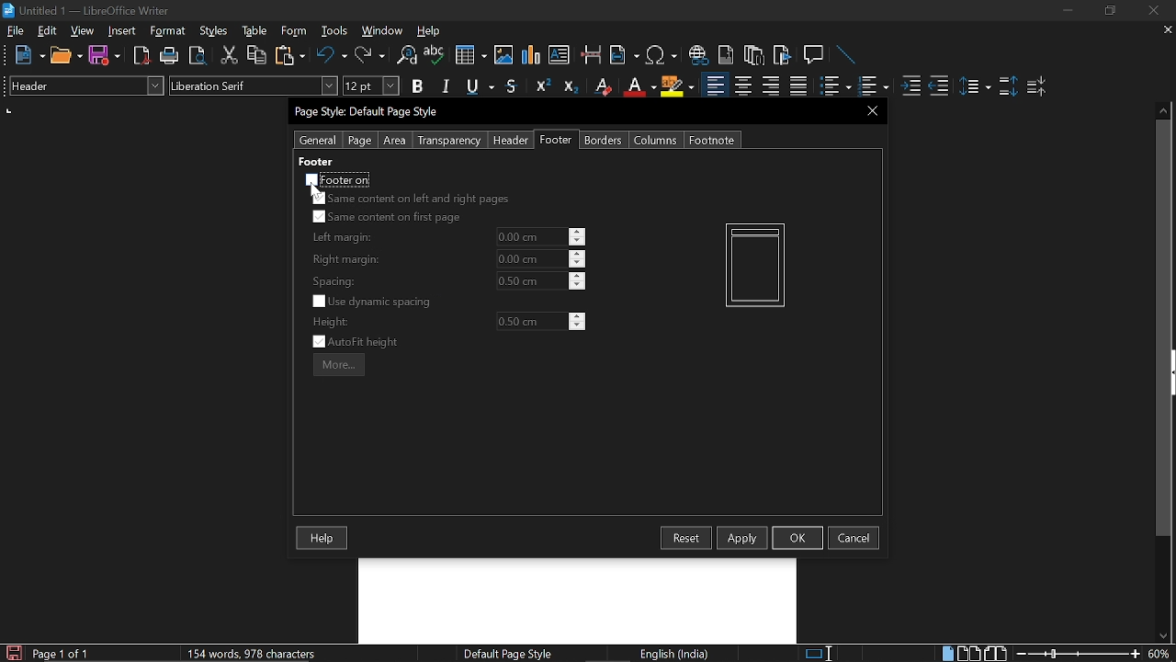 The width and height of the screenshot is (1176, 662). What do you see at coordinates (531, 55) in the screenshot?
I see `insert diagram` at bounding box center [531, 55].